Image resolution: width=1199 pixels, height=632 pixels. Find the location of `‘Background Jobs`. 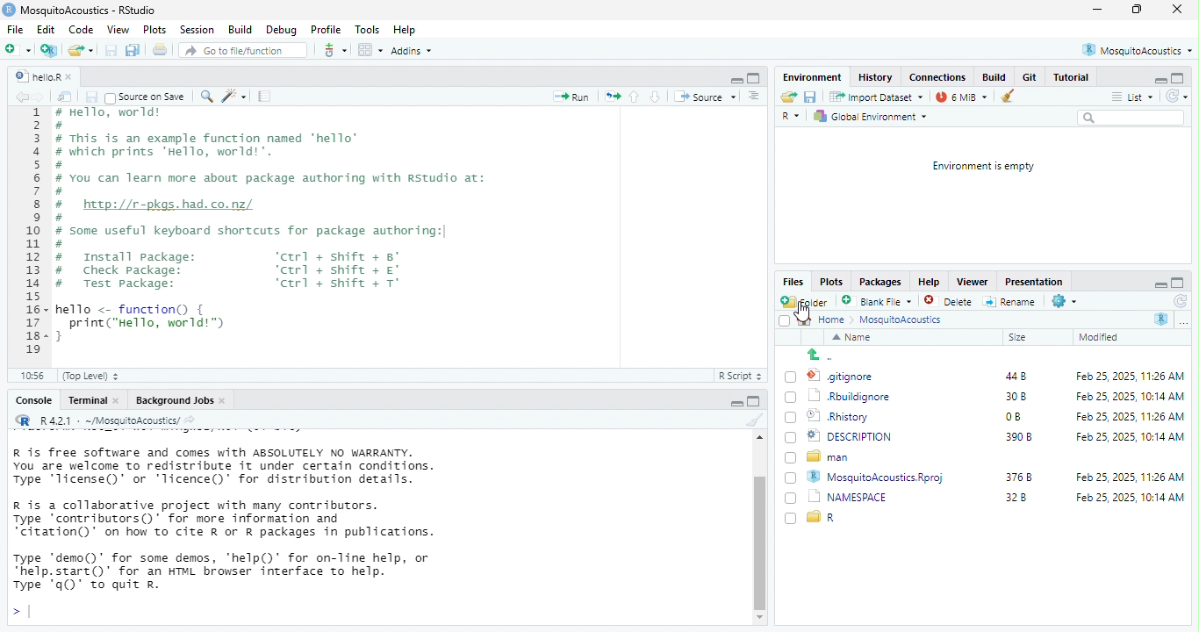

‘Background Jobs is located at coordinates (174, 400).